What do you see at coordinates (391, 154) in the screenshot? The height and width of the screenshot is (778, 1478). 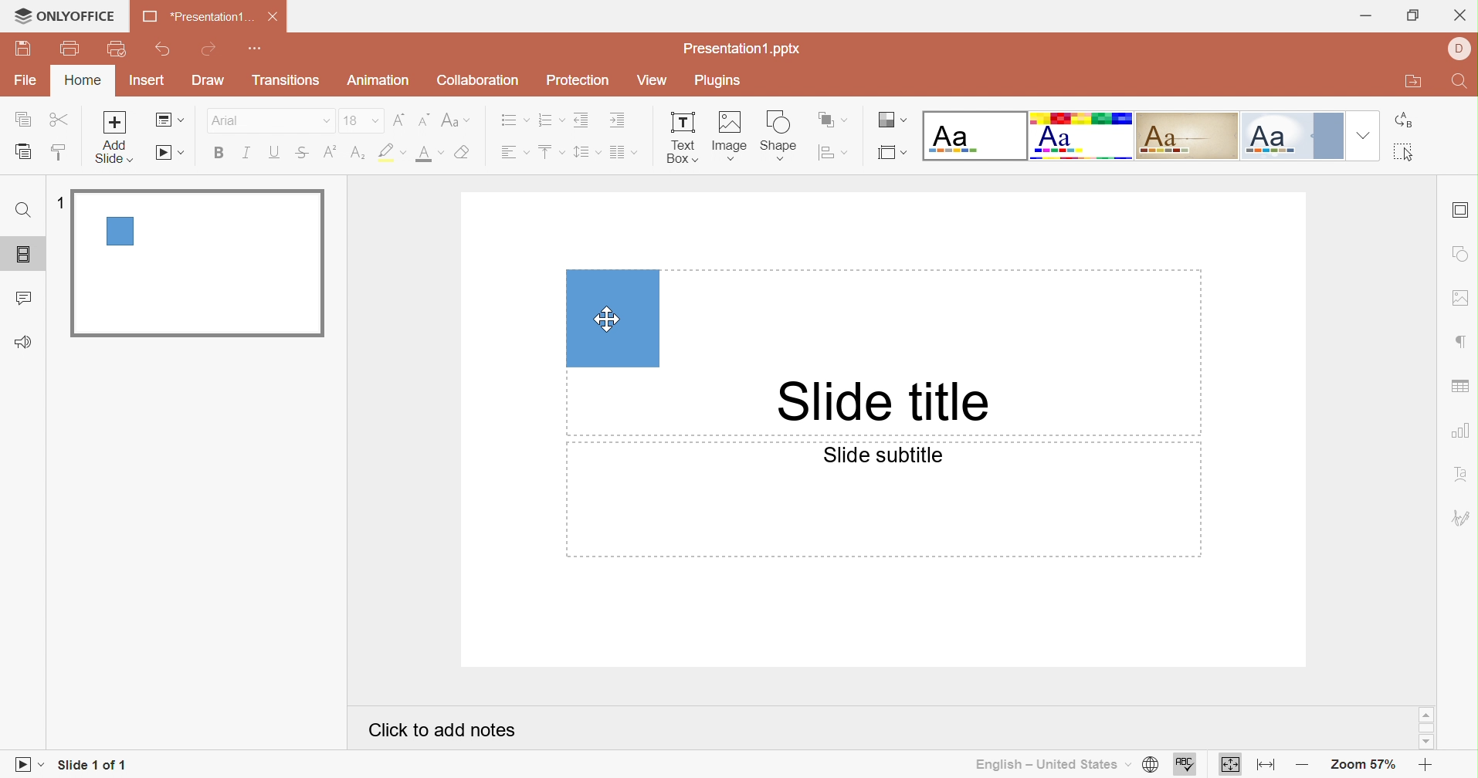 I see `Highlight color` at bounding box center [391, 154].